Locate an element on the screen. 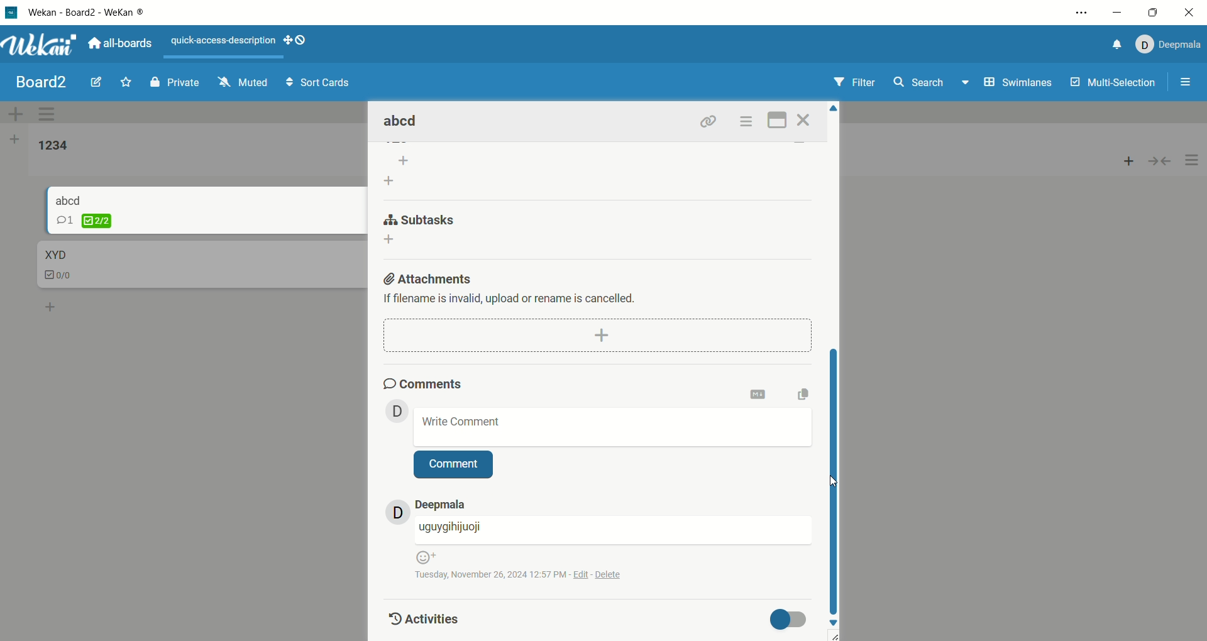 This screenshot has height=641, width=1207. favorite is located at coordinates (127, 81).